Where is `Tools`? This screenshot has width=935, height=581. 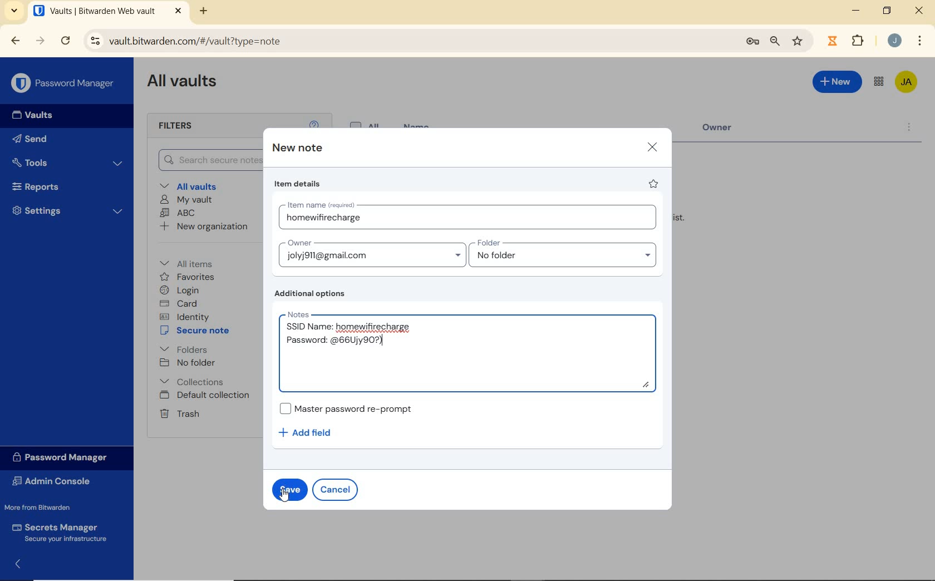
Tools is located at coordinates (68, 162).